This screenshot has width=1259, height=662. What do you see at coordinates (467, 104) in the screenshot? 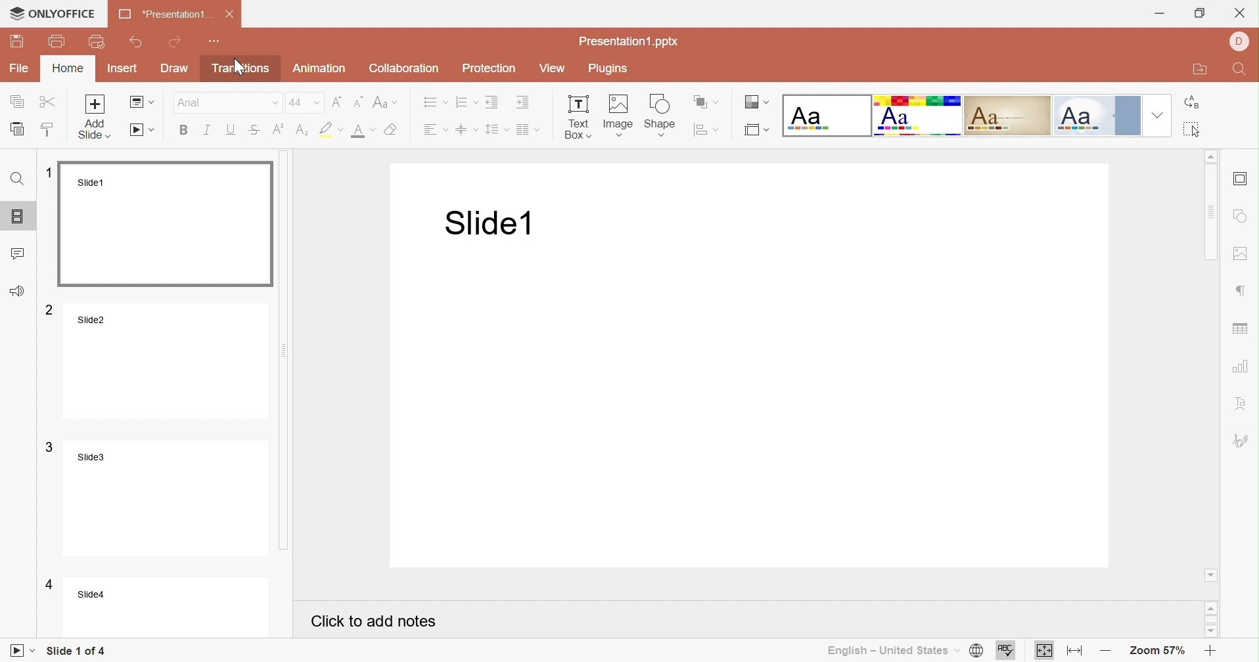
I see `Numbering` at bounding box center [467, 104].